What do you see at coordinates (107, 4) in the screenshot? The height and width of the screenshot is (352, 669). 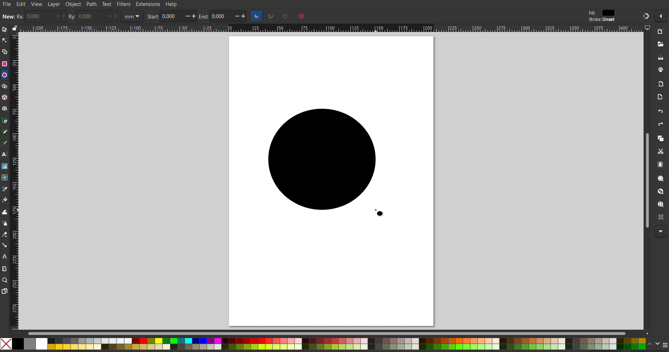 I see `Text` at bounding box center [107, 4].